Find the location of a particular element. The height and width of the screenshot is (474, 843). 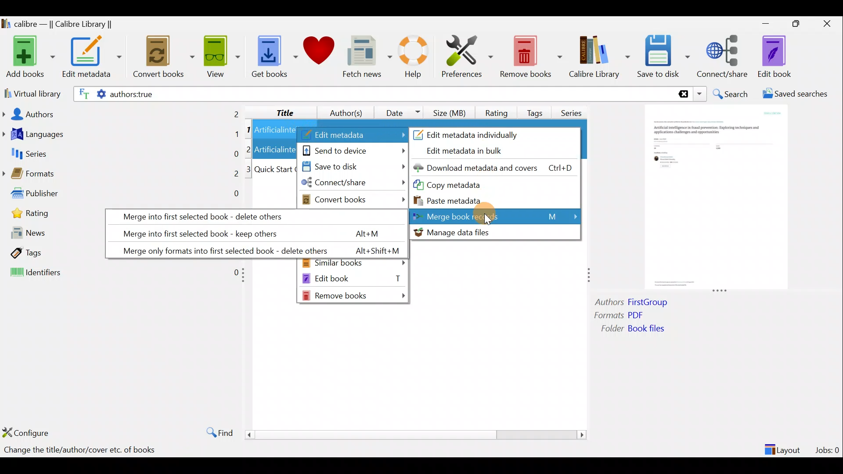

Rating is located at coordinates (52, 216).